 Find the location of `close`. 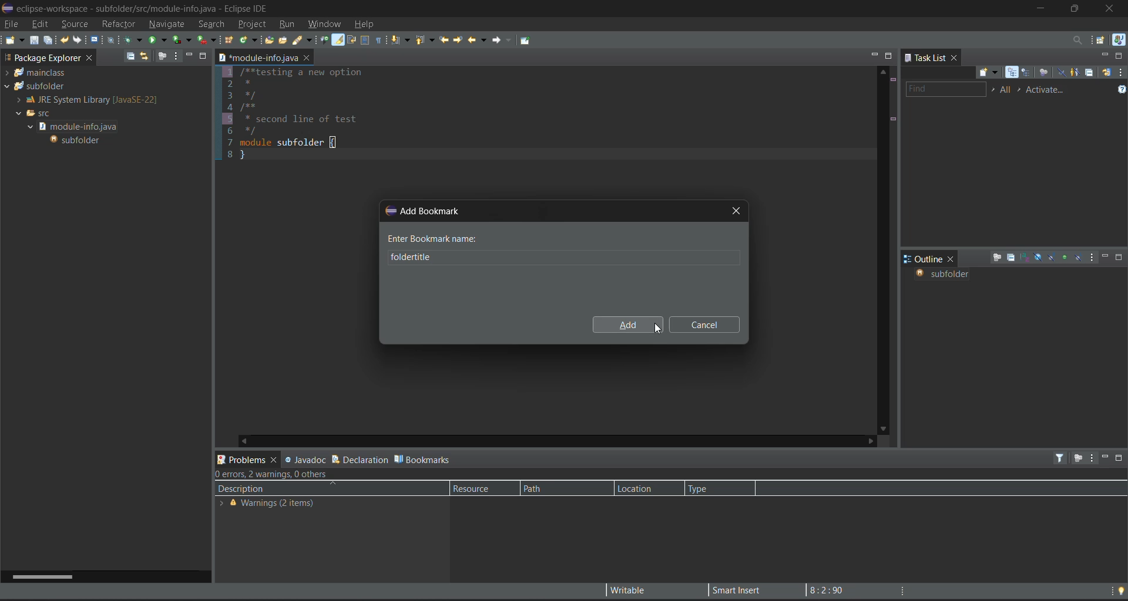

close is located at coordinates (307, 59).